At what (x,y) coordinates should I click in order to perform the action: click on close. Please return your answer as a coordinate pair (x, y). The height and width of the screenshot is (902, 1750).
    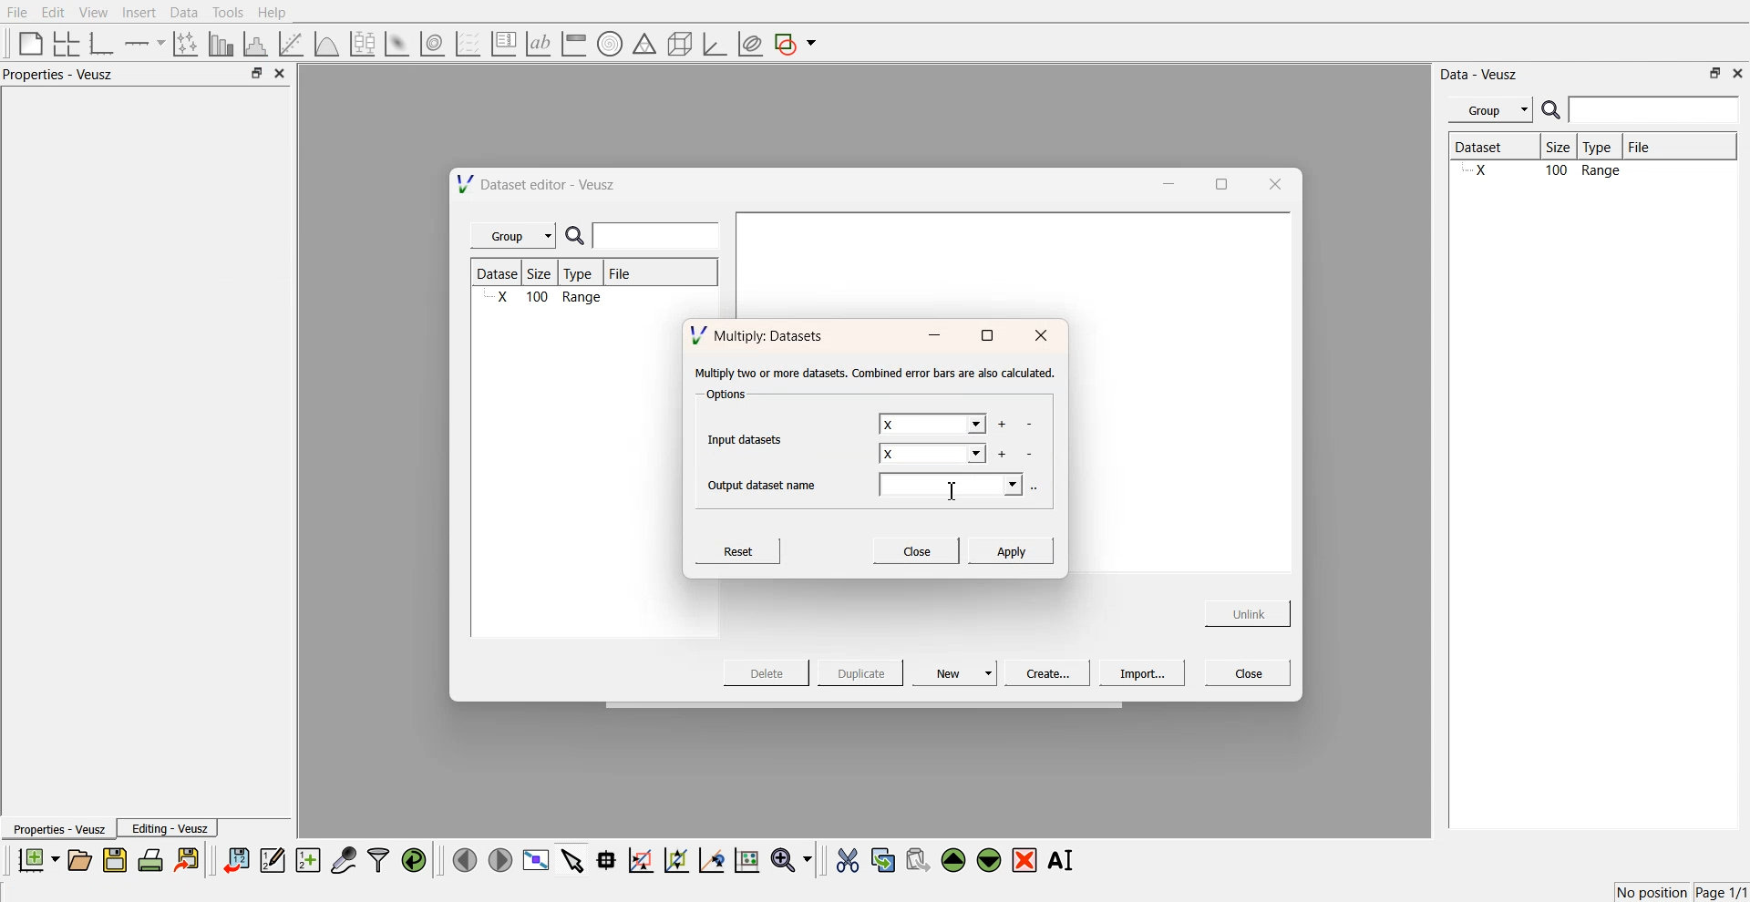
    Looking at the image, I should click on (1273, 183).